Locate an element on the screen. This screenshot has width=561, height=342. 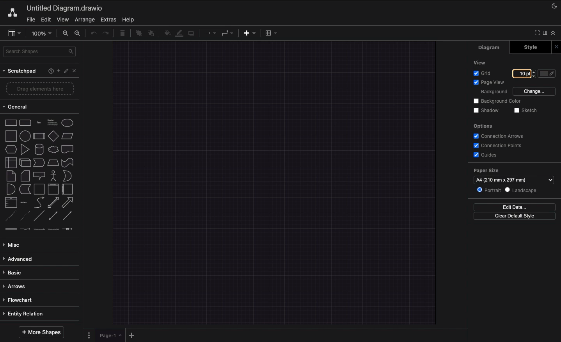
Options is located at coordinates (483, 126).